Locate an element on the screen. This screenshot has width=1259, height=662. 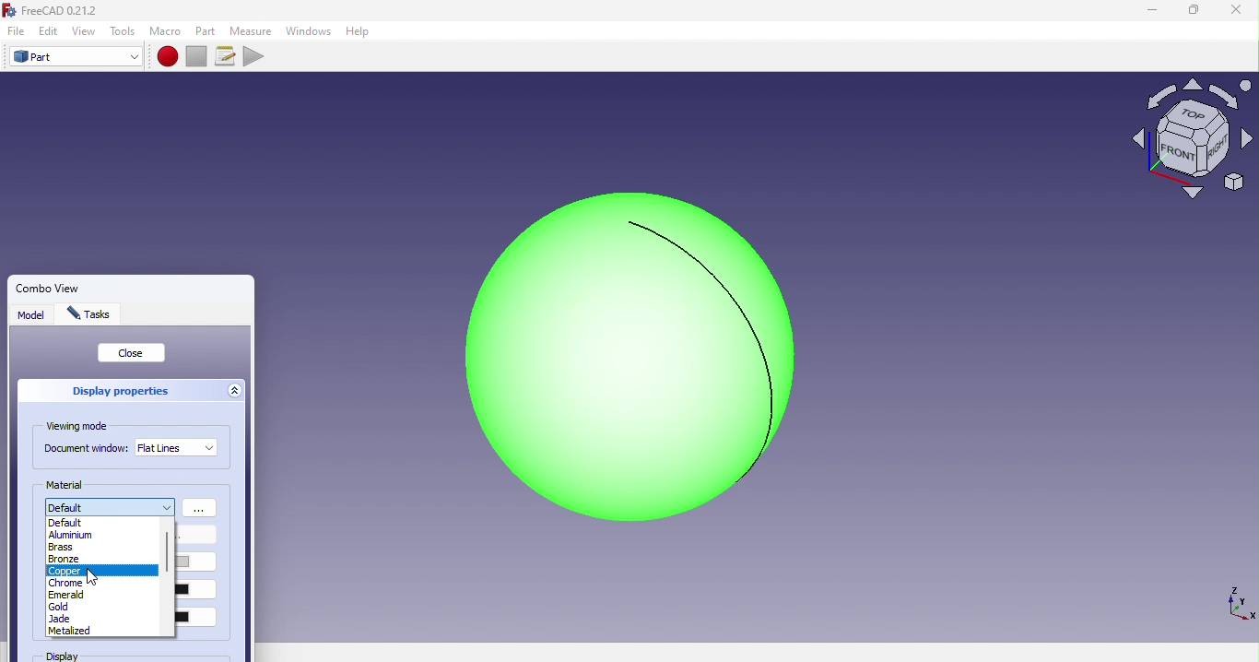
Emerald is located at coordinates (69, 596).